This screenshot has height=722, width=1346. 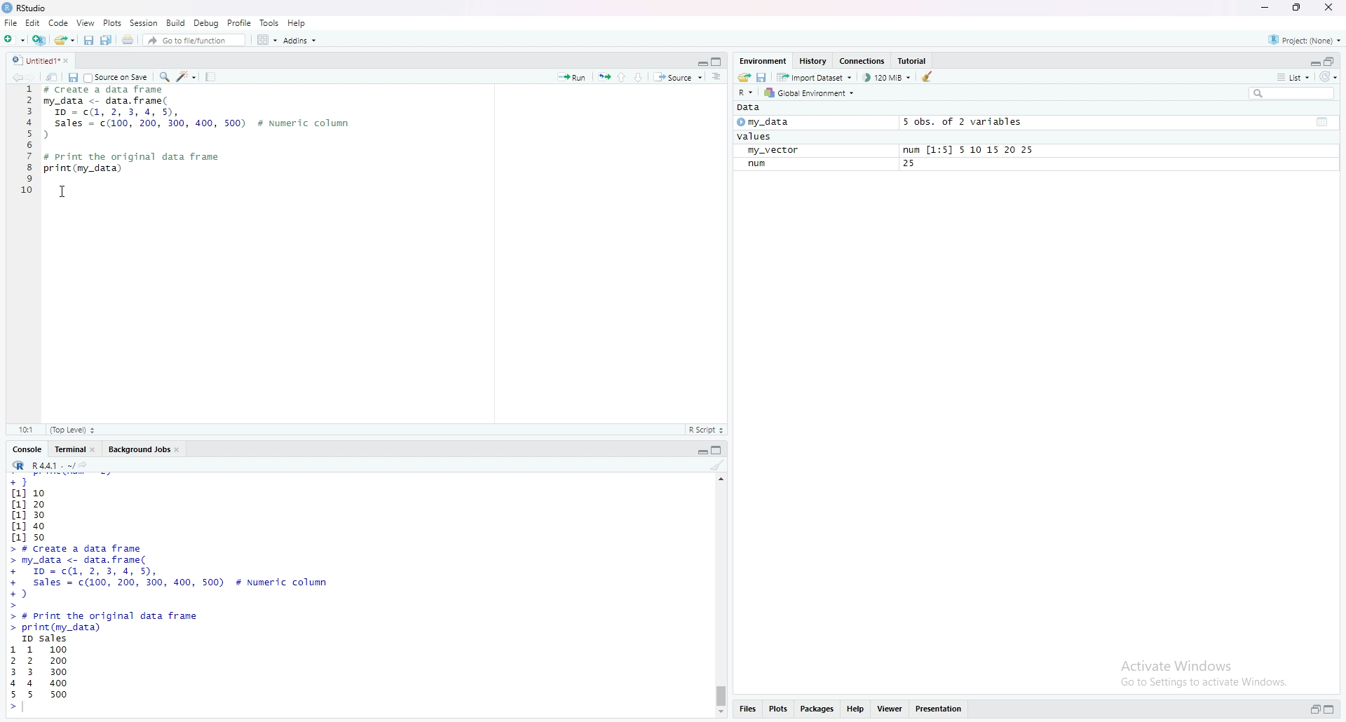 What do you see at coordinates (25, 144) in the screenshot?
I see `serial number` at bounding box center [25, 144].